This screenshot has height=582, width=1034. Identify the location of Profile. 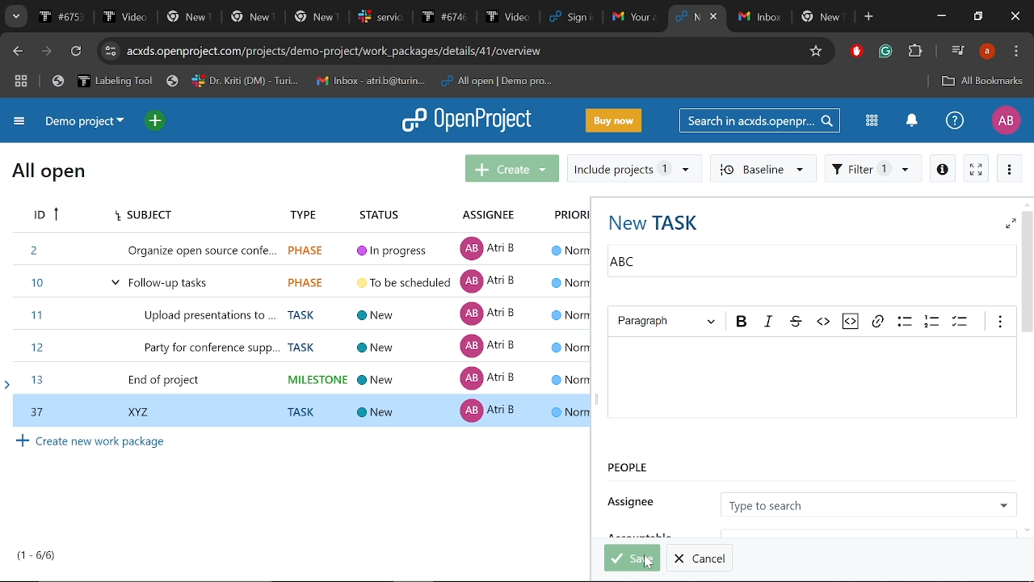
(1006, 120).